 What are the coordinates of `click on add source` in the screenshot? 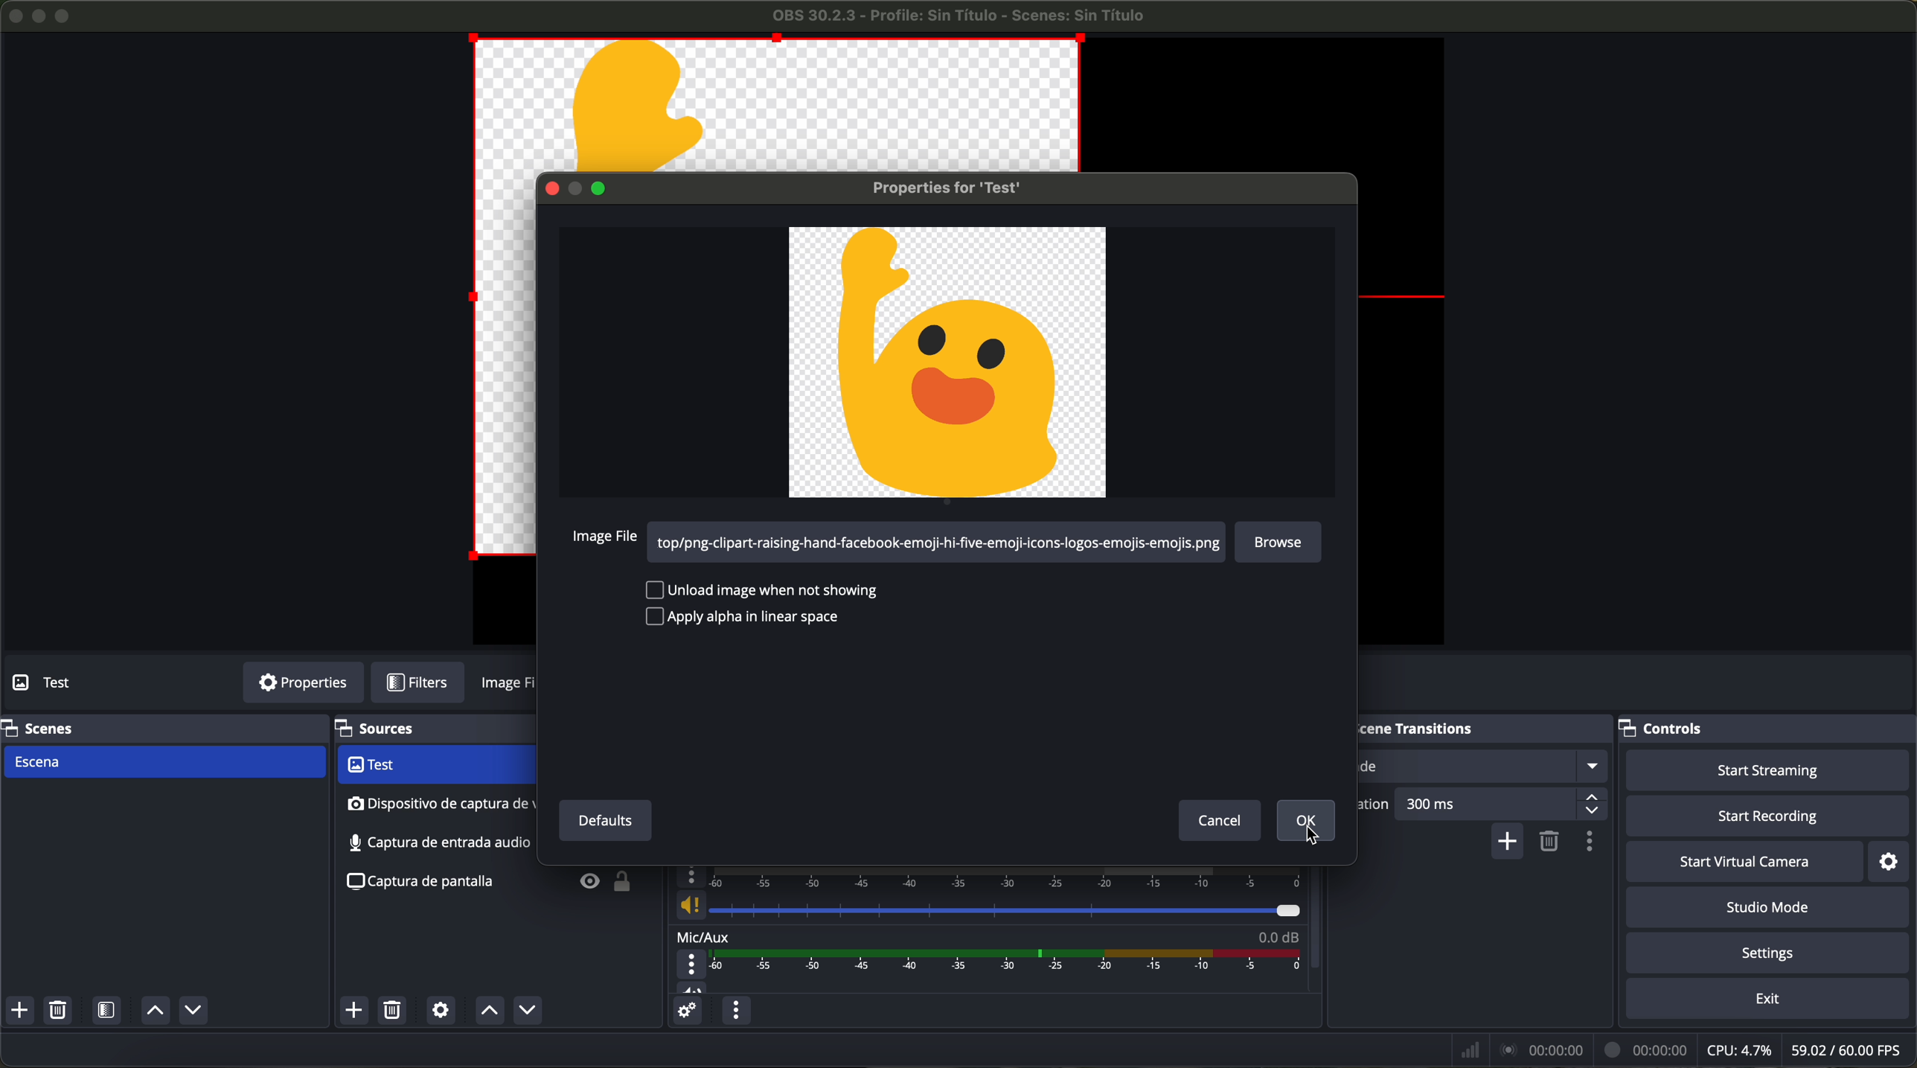 It's located at (358, 1011).